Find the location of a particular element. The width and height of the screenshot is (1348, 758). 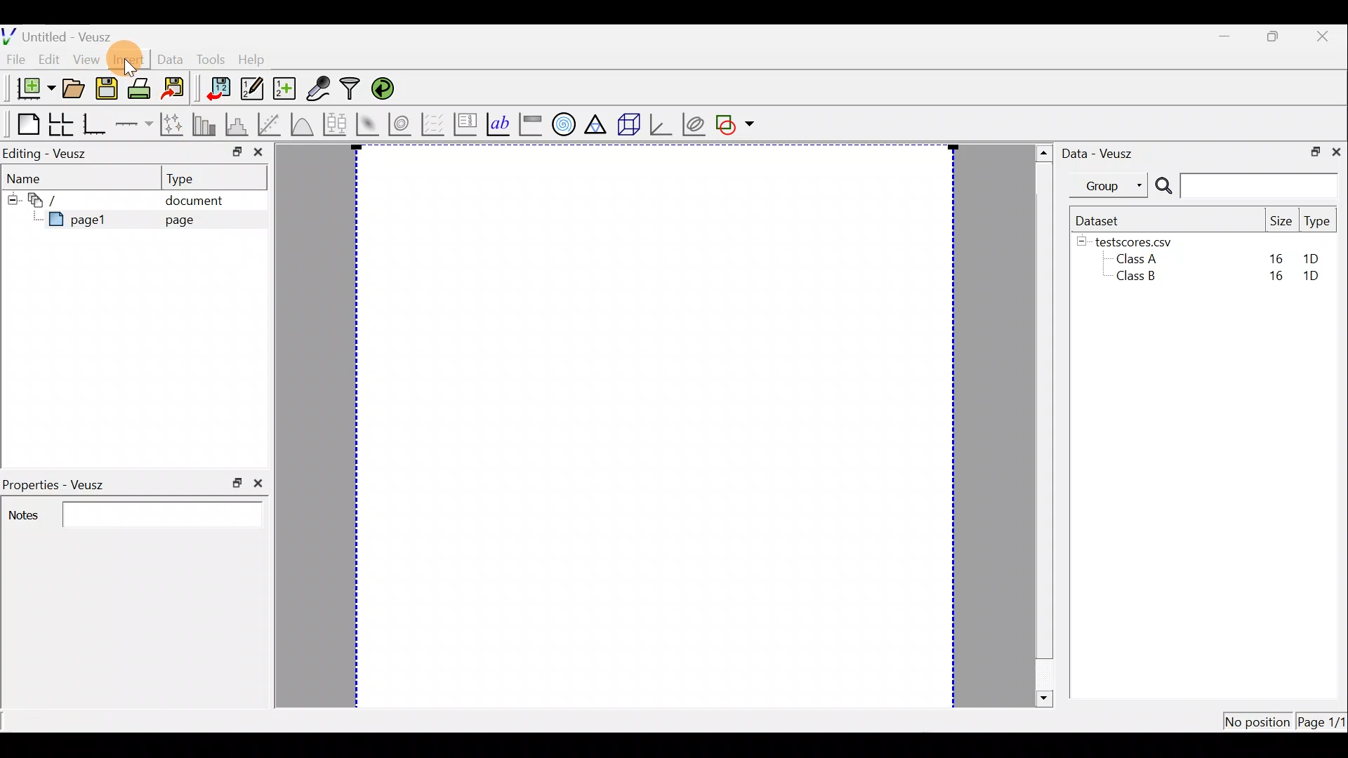

Plot points with lines and error bars is located at coordinates (172, 124).